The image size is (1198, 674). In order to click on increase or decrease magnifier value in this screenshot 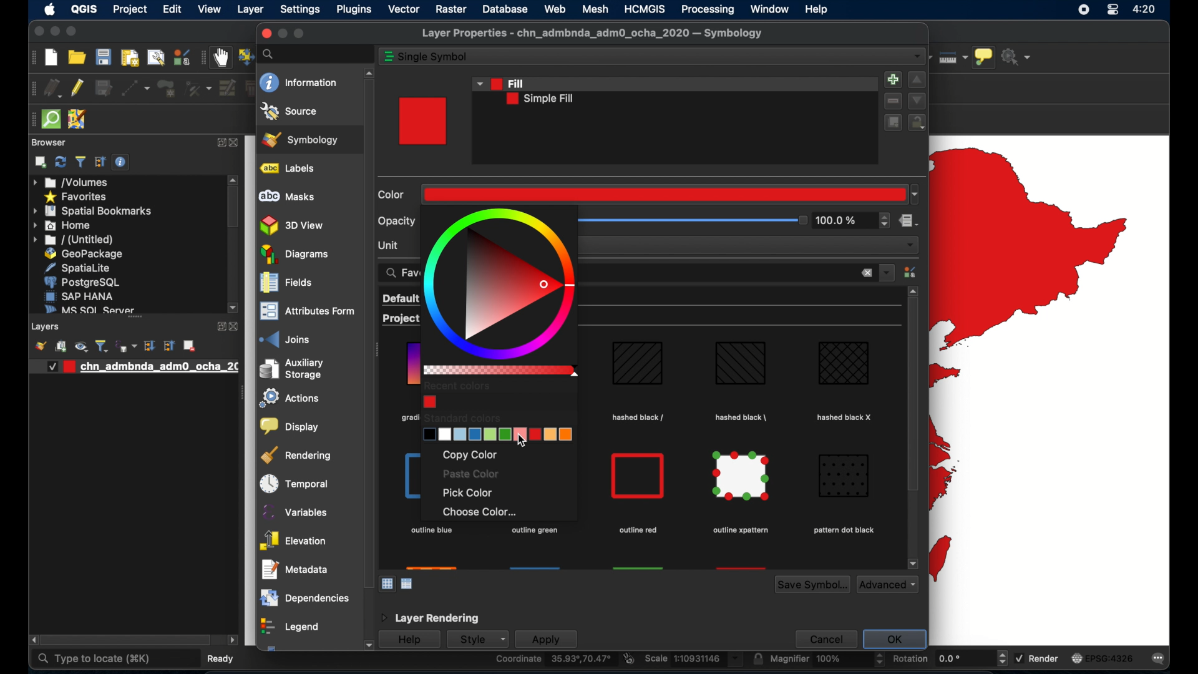, I will do `click(880, 660)`.